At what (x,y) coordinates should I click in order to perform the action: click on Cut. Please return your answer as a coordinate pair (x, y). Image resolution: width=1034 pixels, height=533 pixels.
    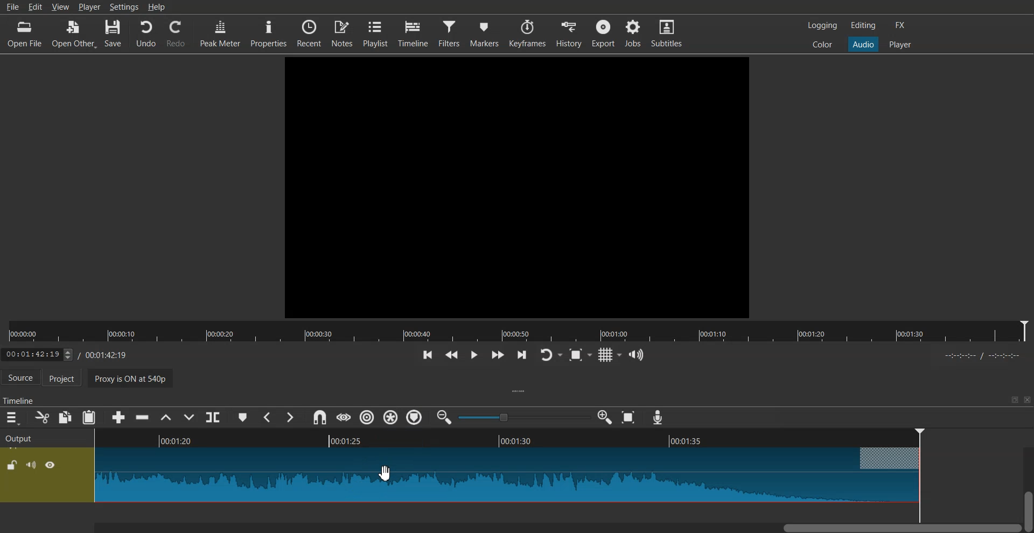
    Looking at the image, I should click on (41, 417).